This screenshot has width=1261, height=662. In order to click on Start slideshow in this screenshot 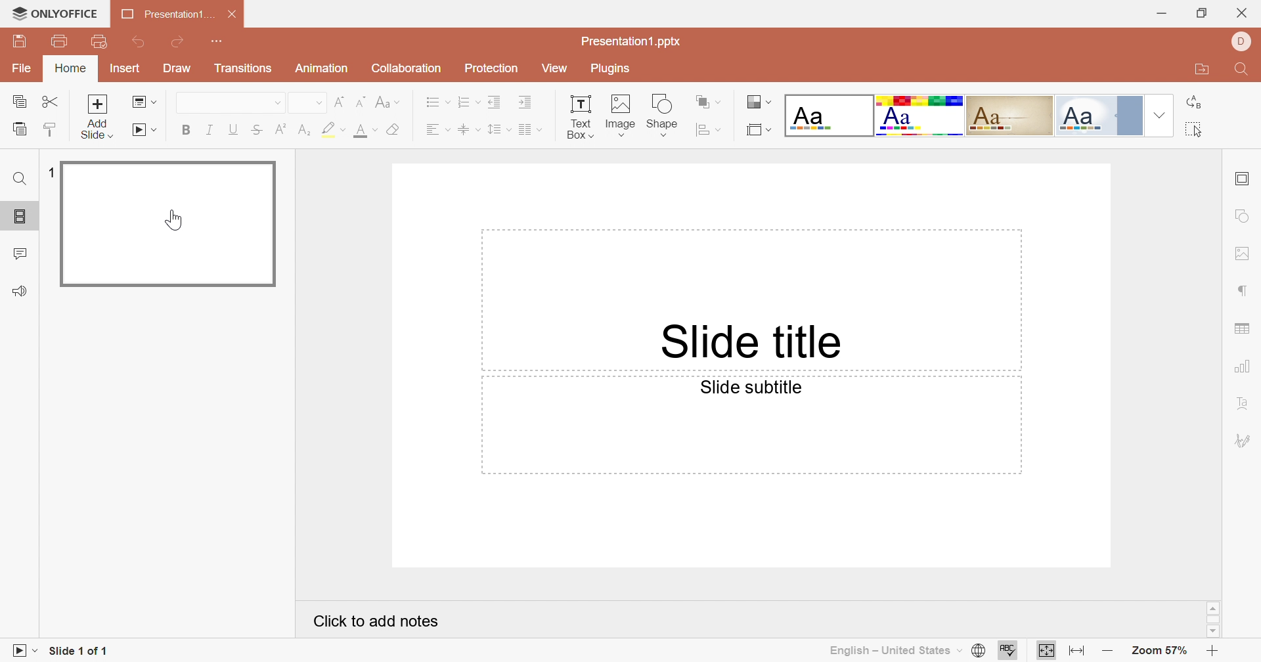, I will do `click(22, 651)`.